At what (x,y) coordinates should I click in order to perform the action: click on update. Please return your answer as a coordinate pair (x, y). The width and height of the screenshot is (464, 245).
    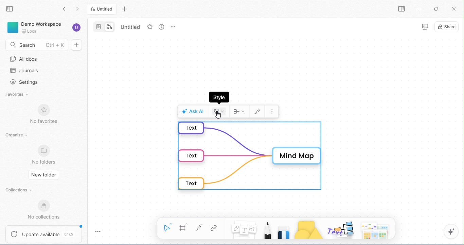
    Looking at the image, I should click on (44, 234).